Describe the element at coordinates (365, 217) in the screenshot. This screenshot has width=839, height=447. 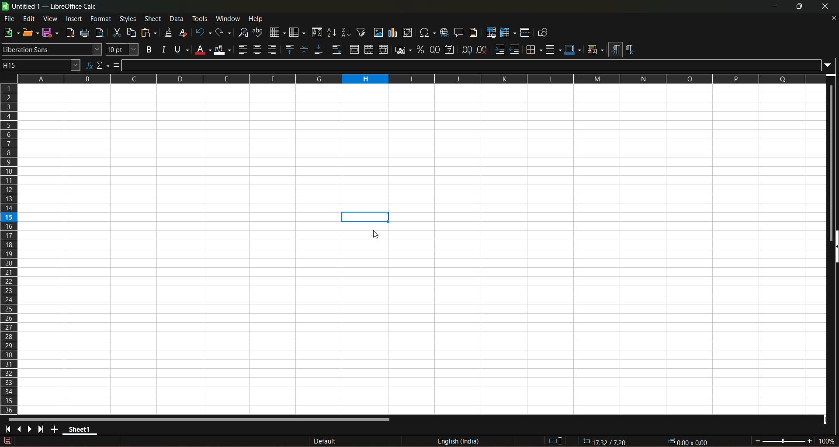
I see `Added comment to the cell.` at that location.